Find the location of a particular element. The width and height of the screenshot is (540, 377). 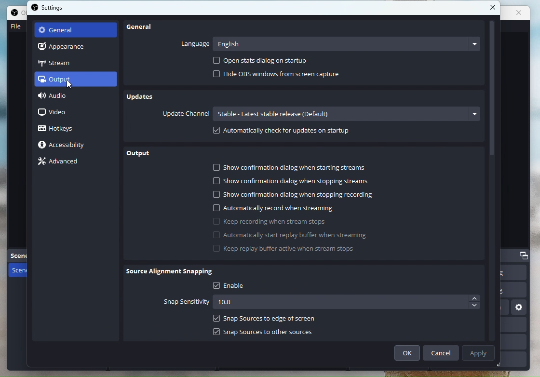

Output is located at coordinates (142, 153).